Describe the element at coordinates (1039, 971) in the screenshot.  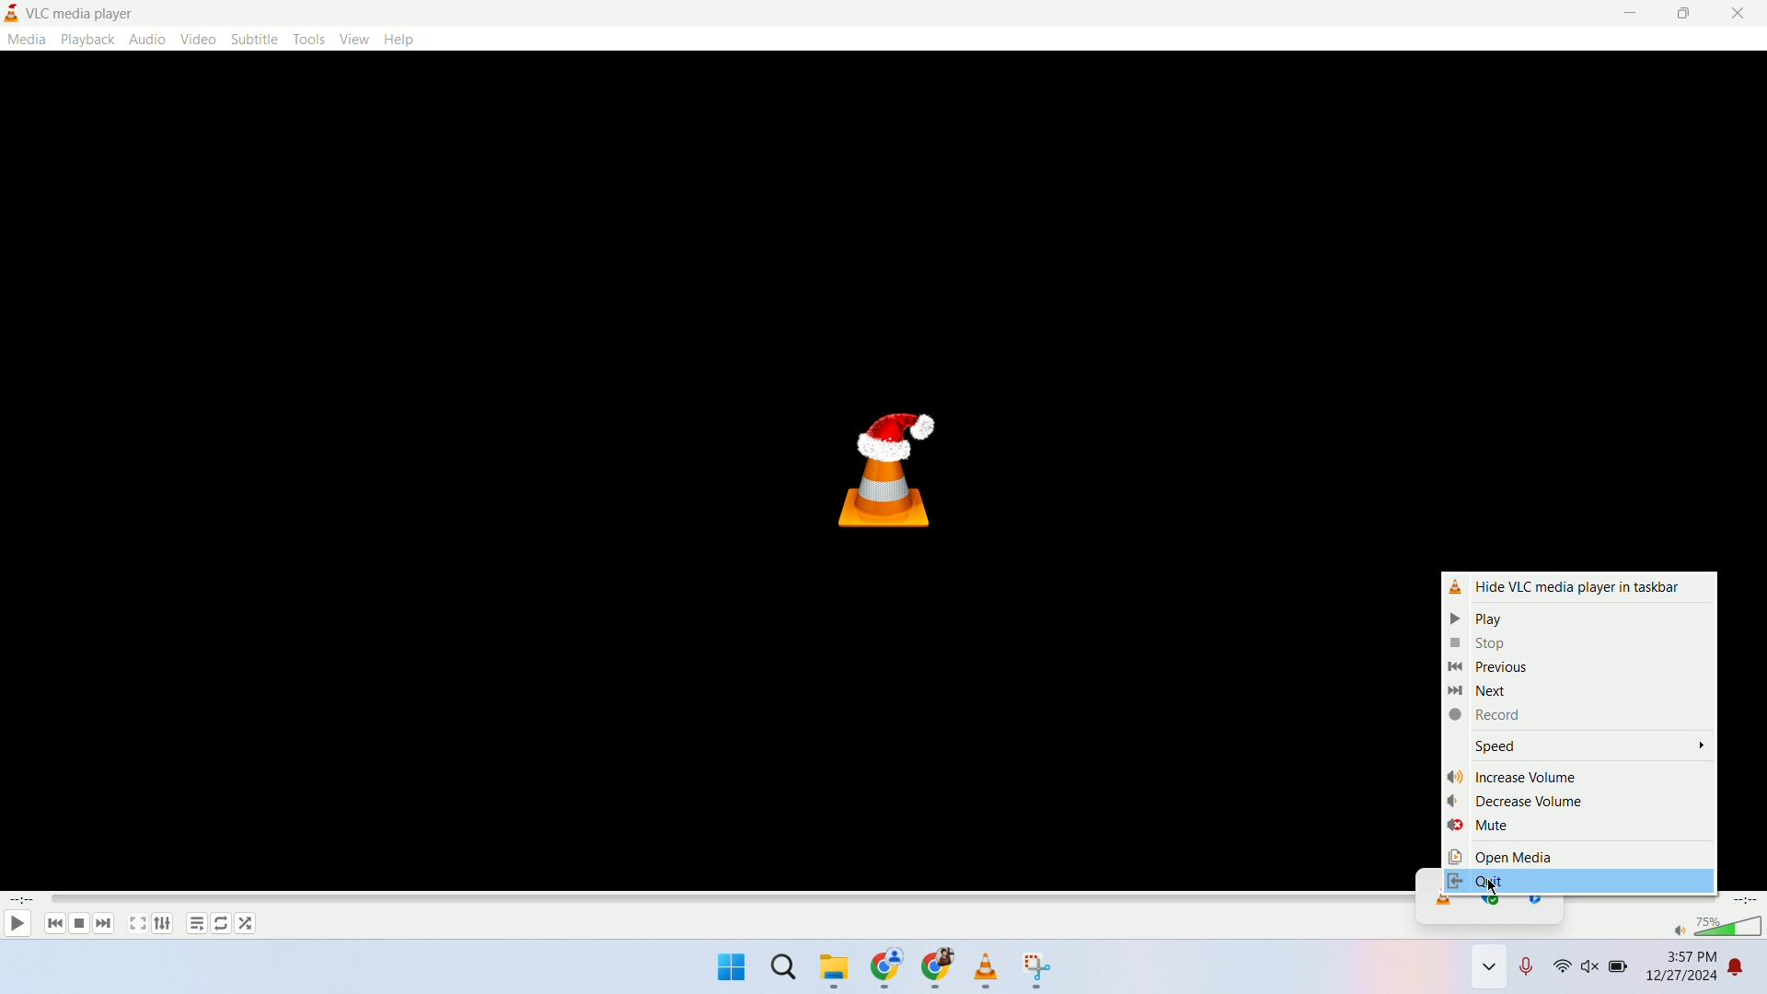
I see `snipping tool` at that location.